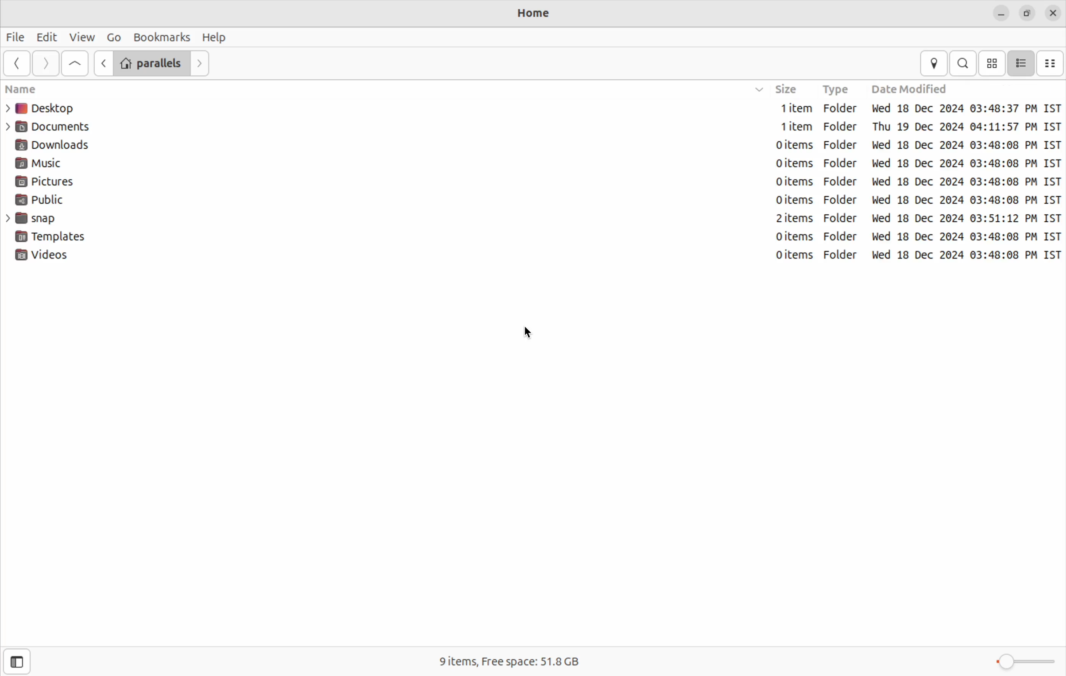 This screenshot has width=1066, height=676. I want to click on Thu 19 Dec 2024 04:11:57 PM IST, so click(966, 126).